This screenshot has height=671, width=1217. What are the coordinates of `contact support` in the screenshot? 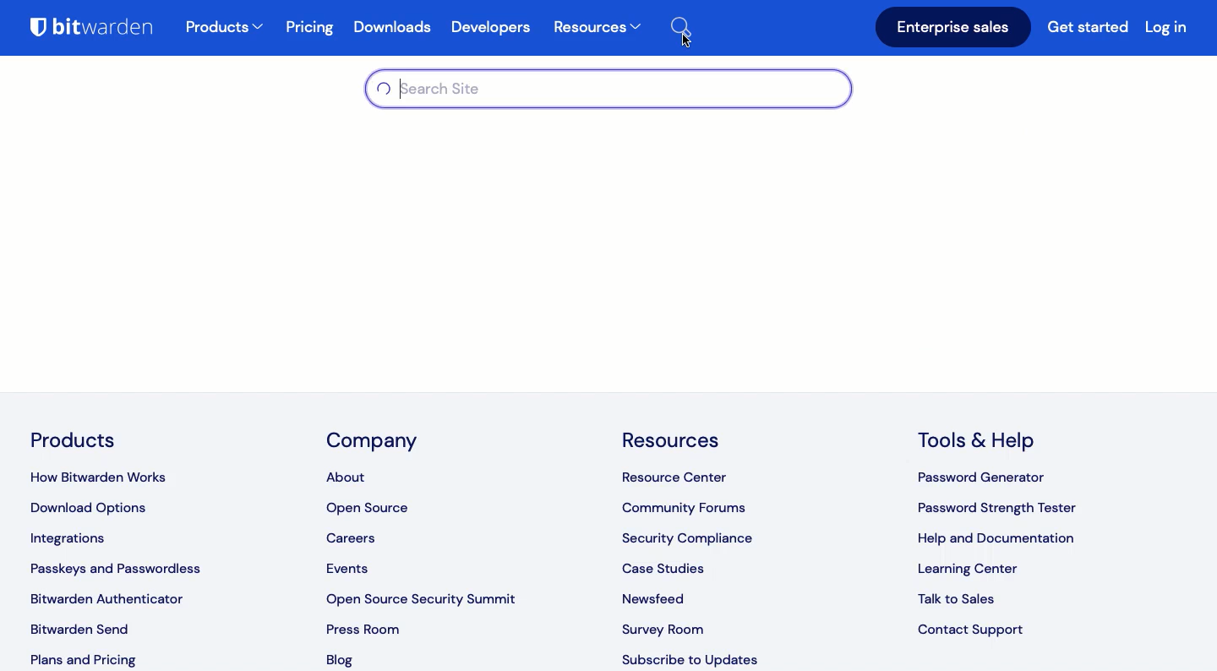 It's located at (974, 630).